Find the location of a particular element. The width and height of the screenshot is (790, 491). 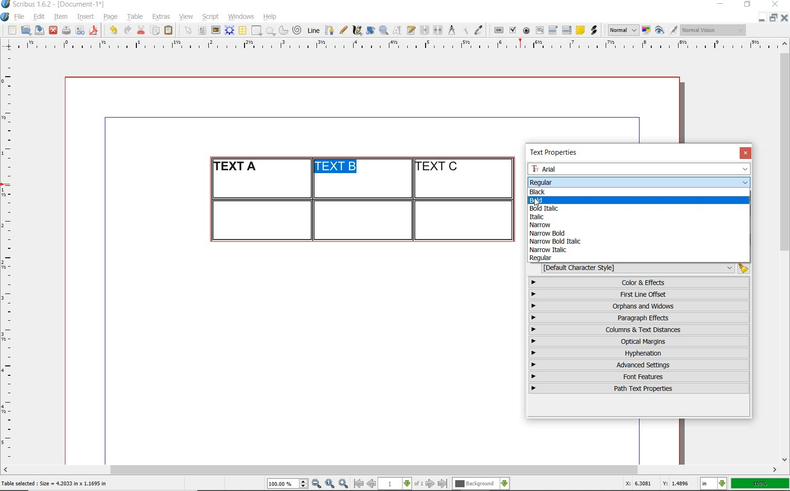

font features is located at coordinates (639, 376).